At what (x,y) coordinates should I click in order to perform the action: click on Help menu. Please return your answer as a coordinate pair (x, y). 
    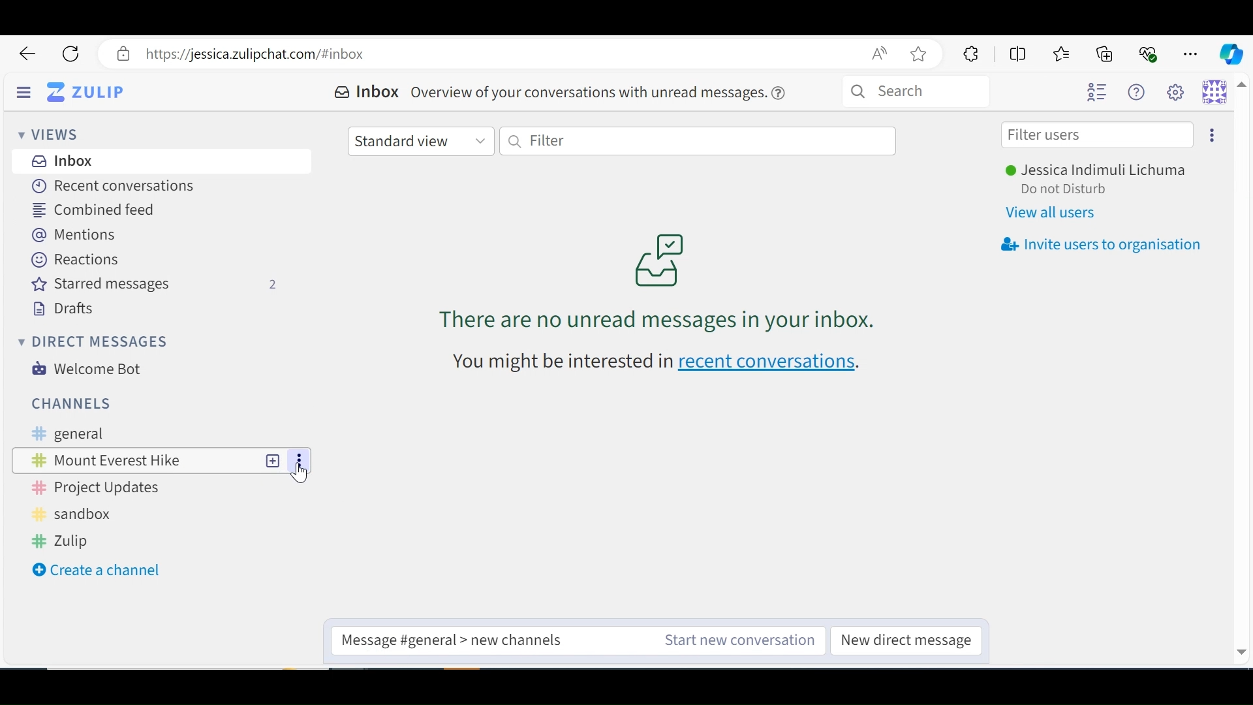
    Looking at the image, I should click on (1140, 92).